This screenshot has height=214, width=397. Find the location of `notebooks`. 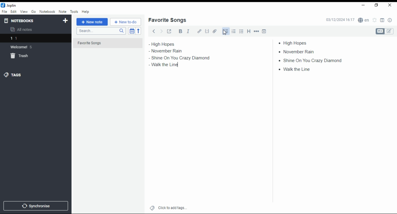

notebooks is located at coordinates (30, 20).